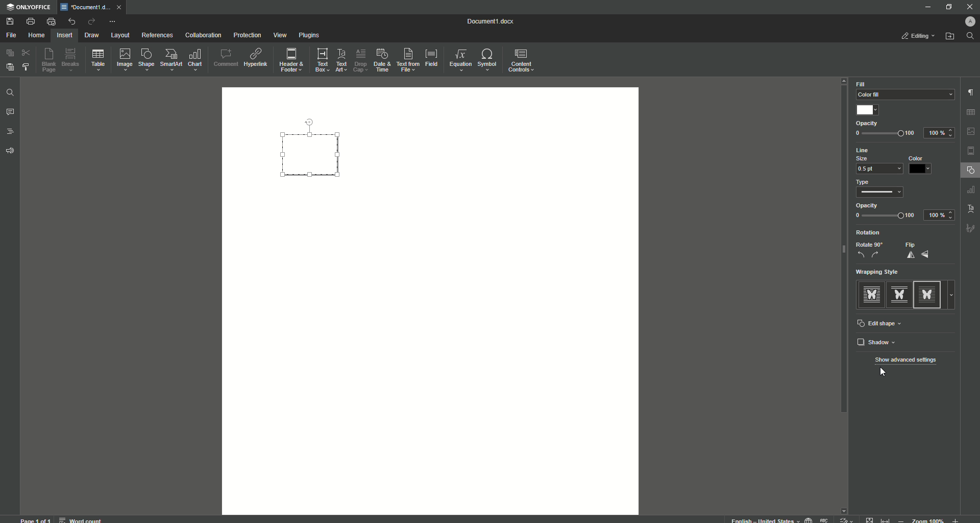  I want to click on adjust 0 to 100, so click(886, 134).